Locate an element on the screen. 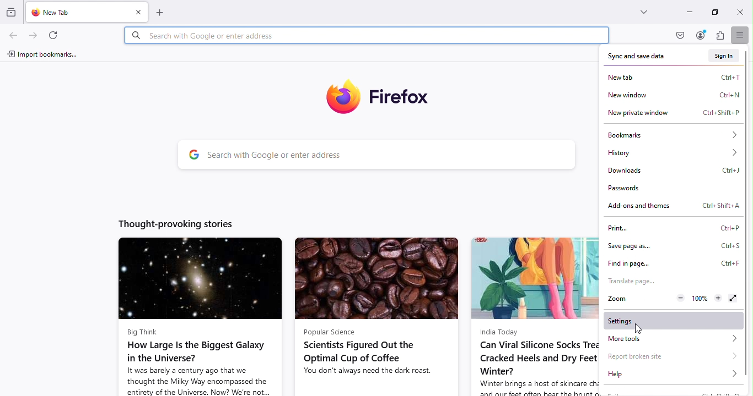  Save to pocket is located at coordinates (677, 35).